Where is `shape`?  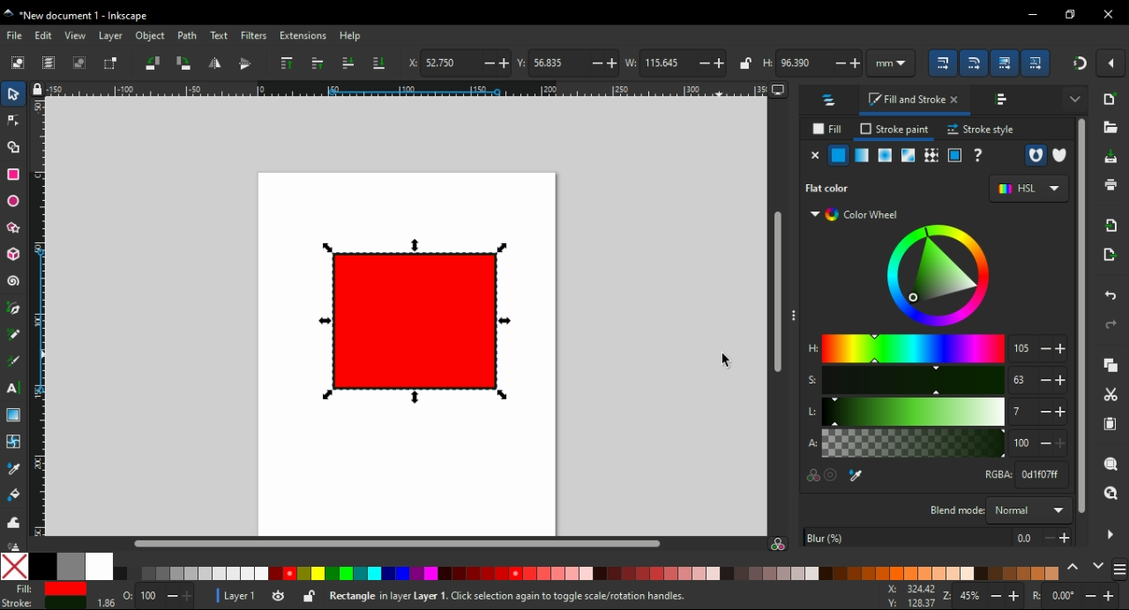
shape is located at coordinates (413, 320).